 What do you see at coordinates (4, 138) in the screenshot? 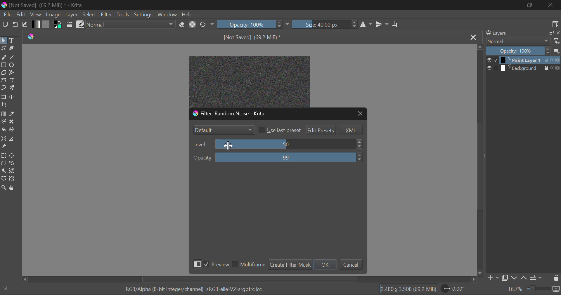
I see `Assistant Tool` at bounding box center [4, 138].